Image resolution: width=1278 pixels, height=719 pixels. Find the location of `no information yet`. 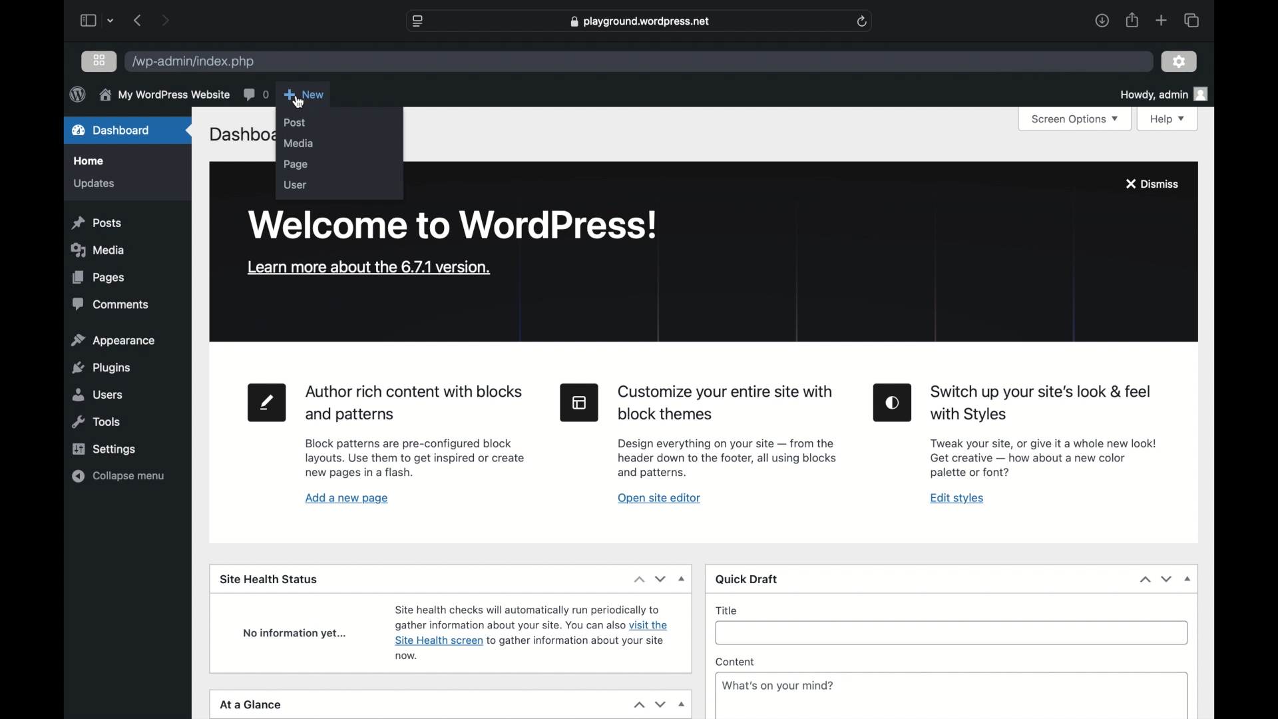

no information yet is located at coordinates (296, 634).